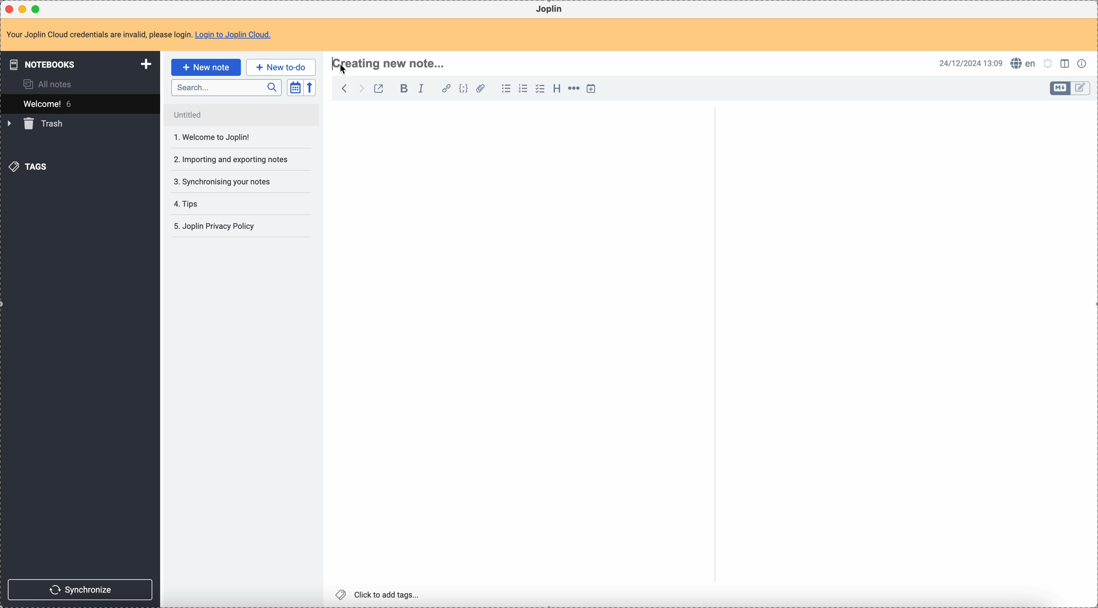  Describe the element at coordinates (380, 594) in the screenshot. I see `click to add tags` at that location.